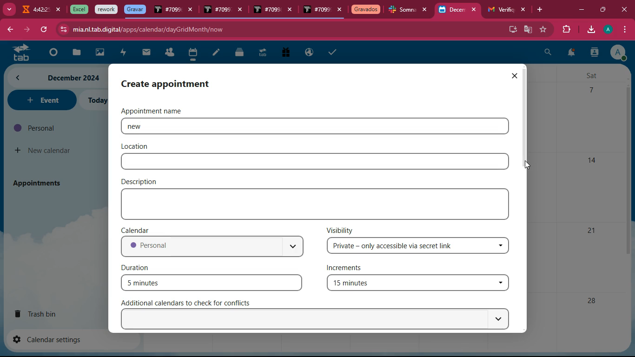 The height and width of the screenshot is (357, 635). Describe the element at coordinates (511, 28) in the screenshot. I see `desktop` at that location.